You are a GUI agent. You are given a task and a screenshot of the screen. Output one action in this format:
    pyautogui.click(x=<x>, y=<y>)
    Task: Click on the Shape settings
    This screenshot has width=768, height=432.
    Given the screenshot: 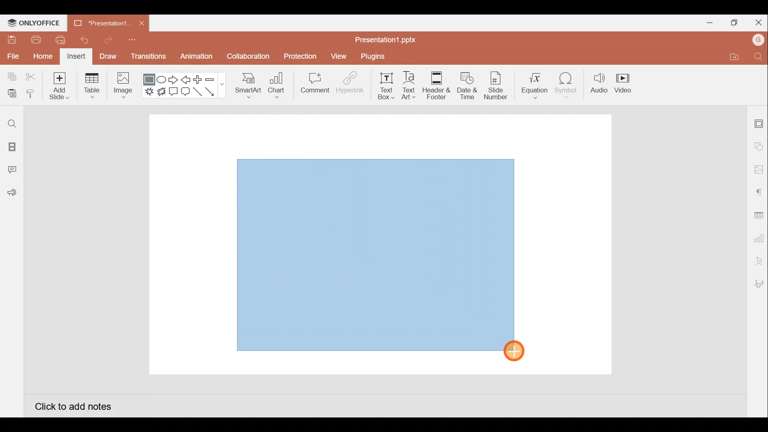 What is the action you would take?
    pyautogui.click(x=759, y=146)
    